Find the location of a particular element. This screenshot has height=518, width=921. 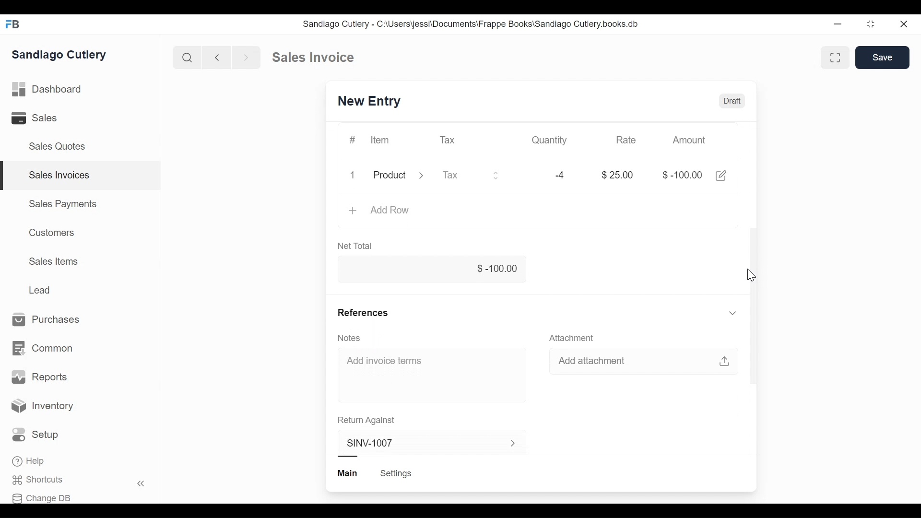

Vertical scrollbar is located at coordinates (755, 305).